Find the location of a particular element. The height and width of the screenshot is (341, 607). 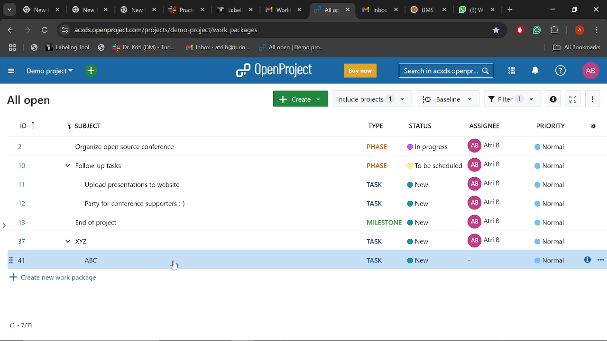

Task count is located at coordinates (21, 326).